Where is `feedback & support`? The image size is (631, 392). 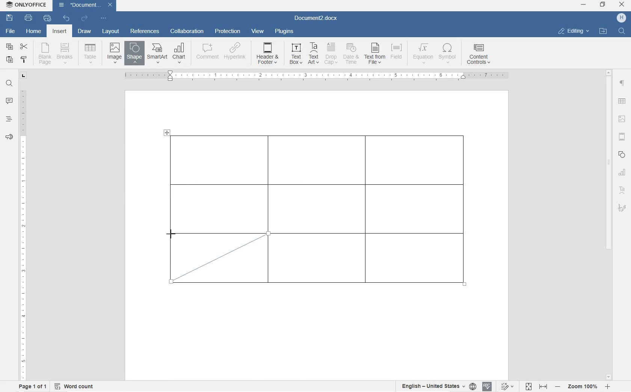
feedback & support is located at coordinates (9, 138).